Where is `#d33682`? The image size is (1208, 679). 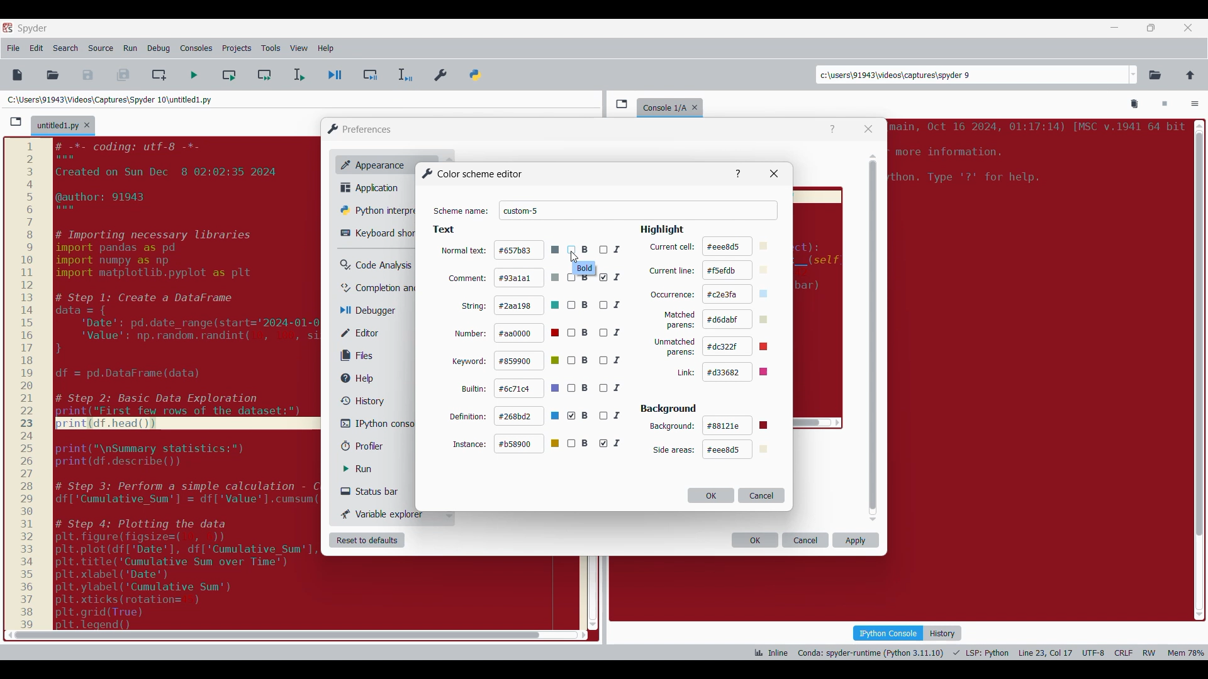
#d33682 is located at coordinates (741, 372).